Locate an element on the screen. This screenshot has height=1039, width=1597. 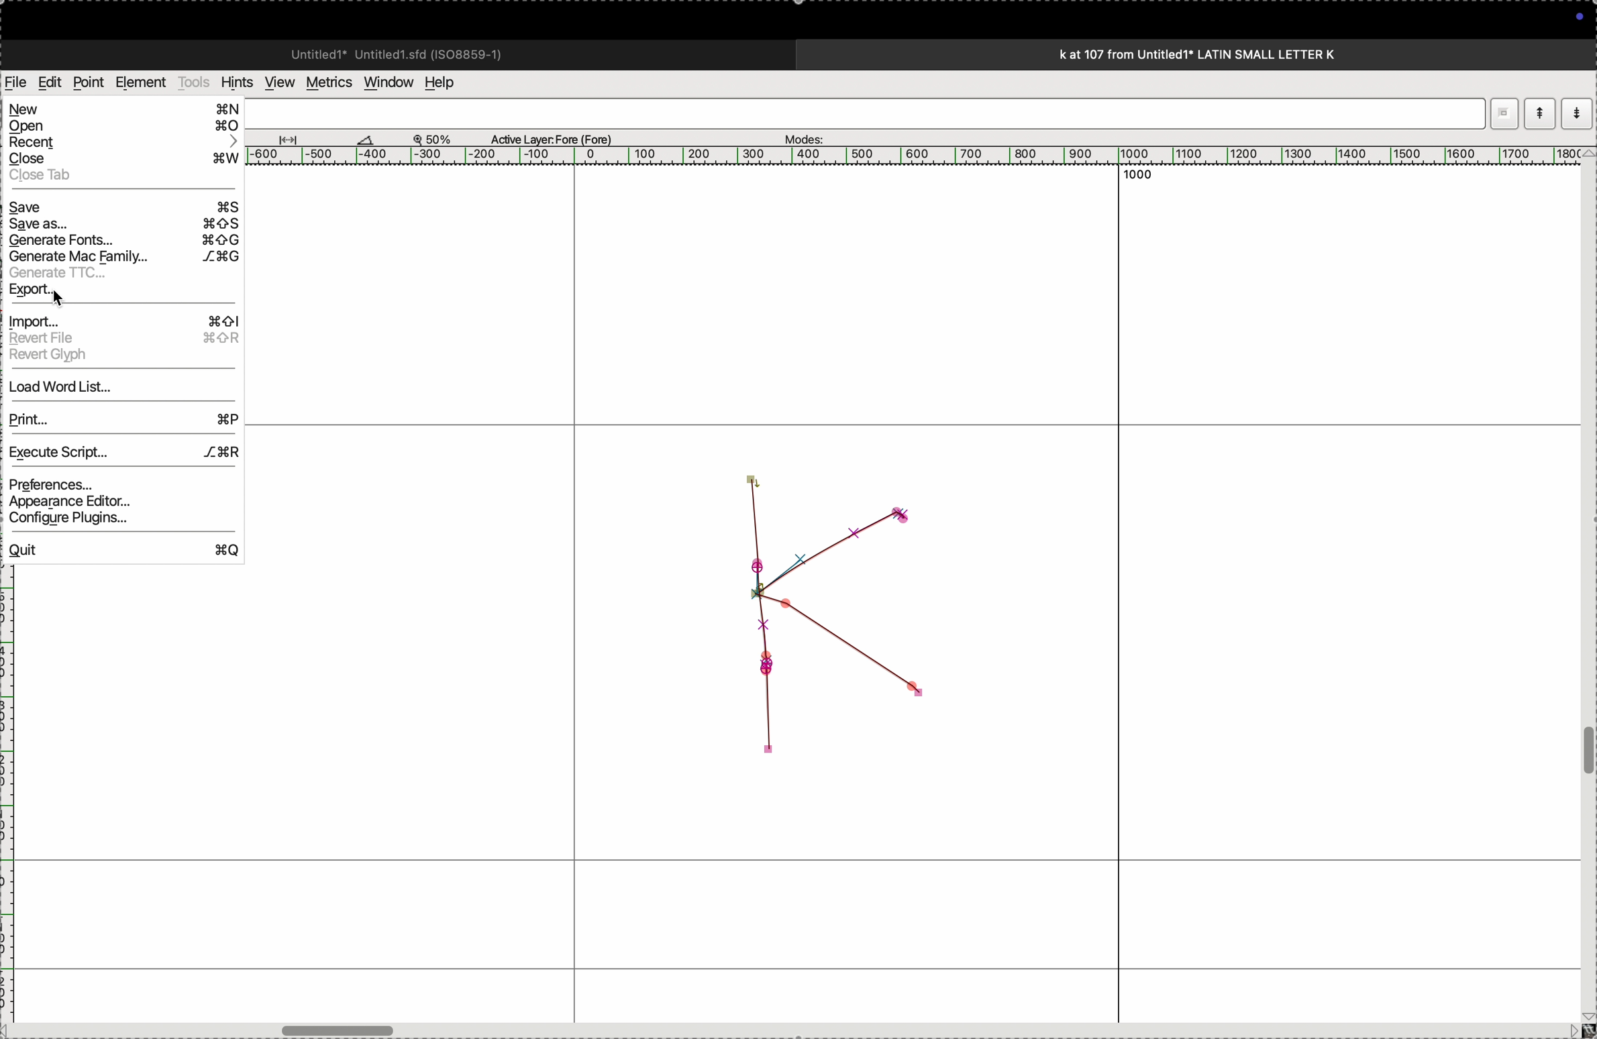
hints is located at coordinates (234, 81).